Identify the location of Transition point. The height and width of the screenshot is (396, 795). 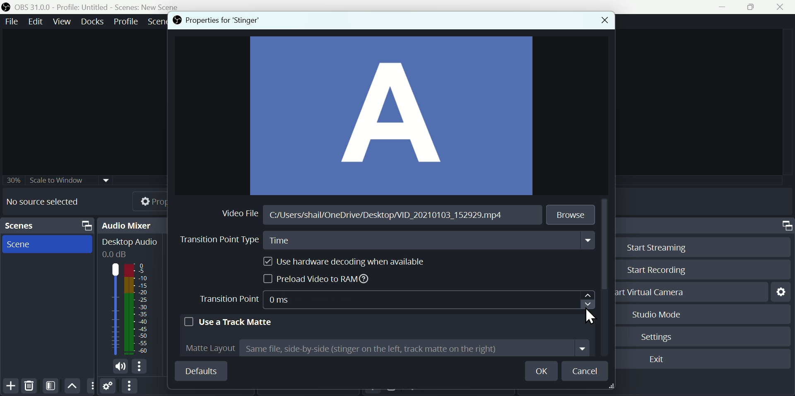
(230, 300).